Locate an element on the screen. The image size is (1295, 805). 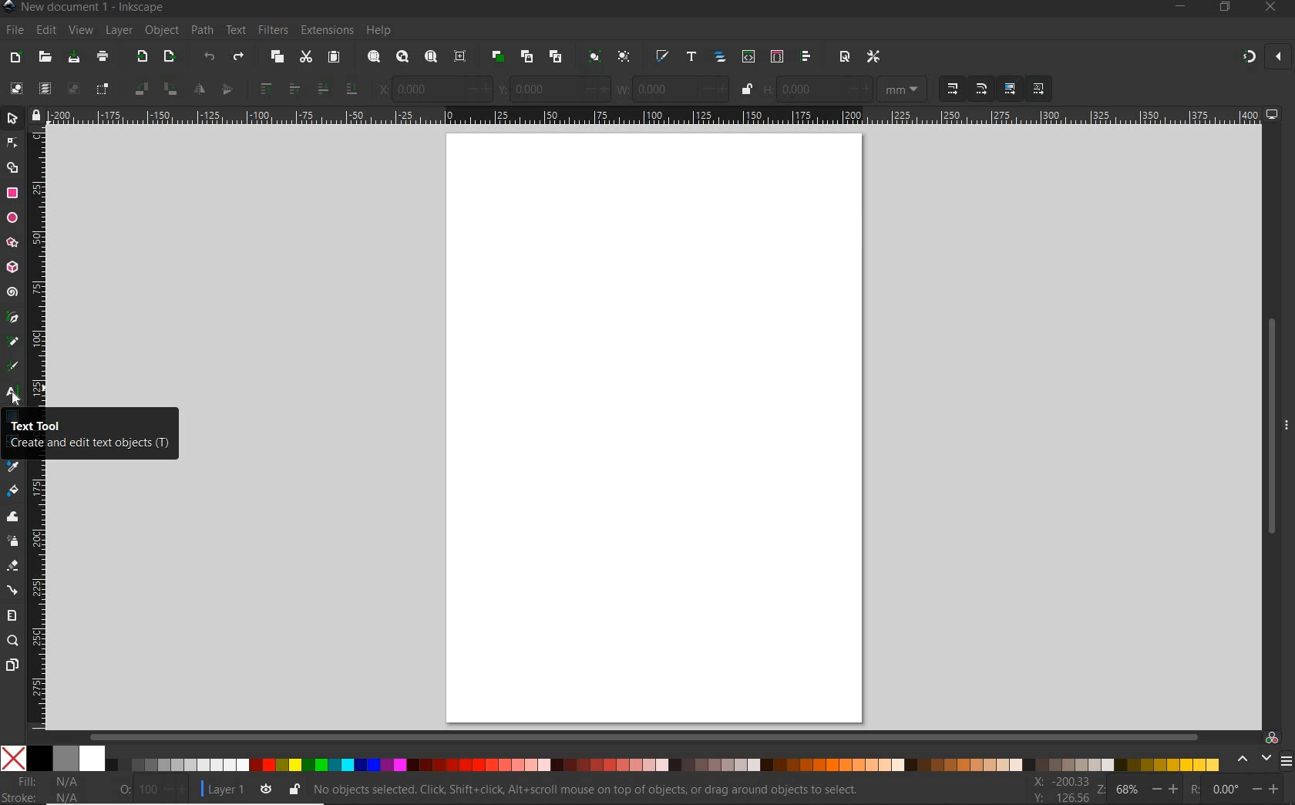
lower selection is located at coordinates (324, 88).